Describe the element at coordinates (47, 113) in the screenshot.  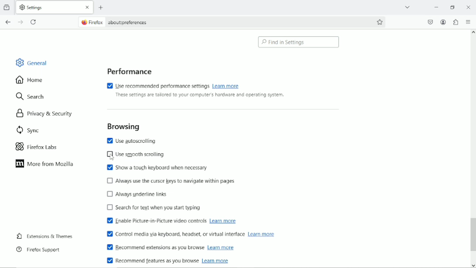
I see `Privacy & security` at that location.